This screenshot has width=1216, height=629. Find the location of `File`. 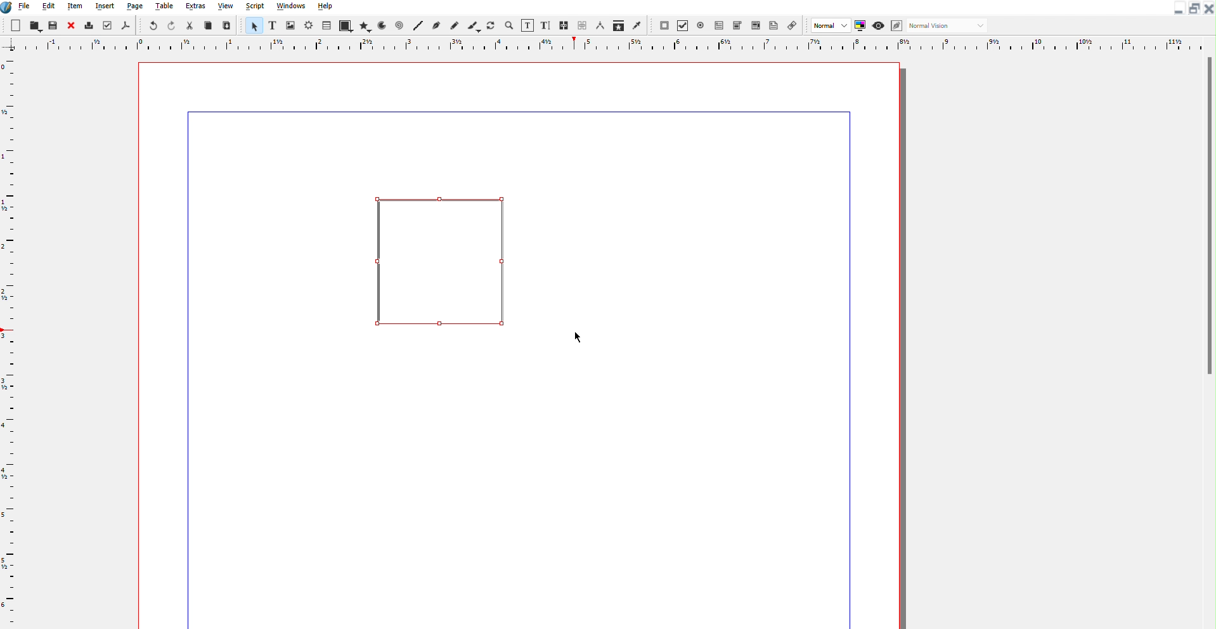

File is located at coordinates (25, 8).